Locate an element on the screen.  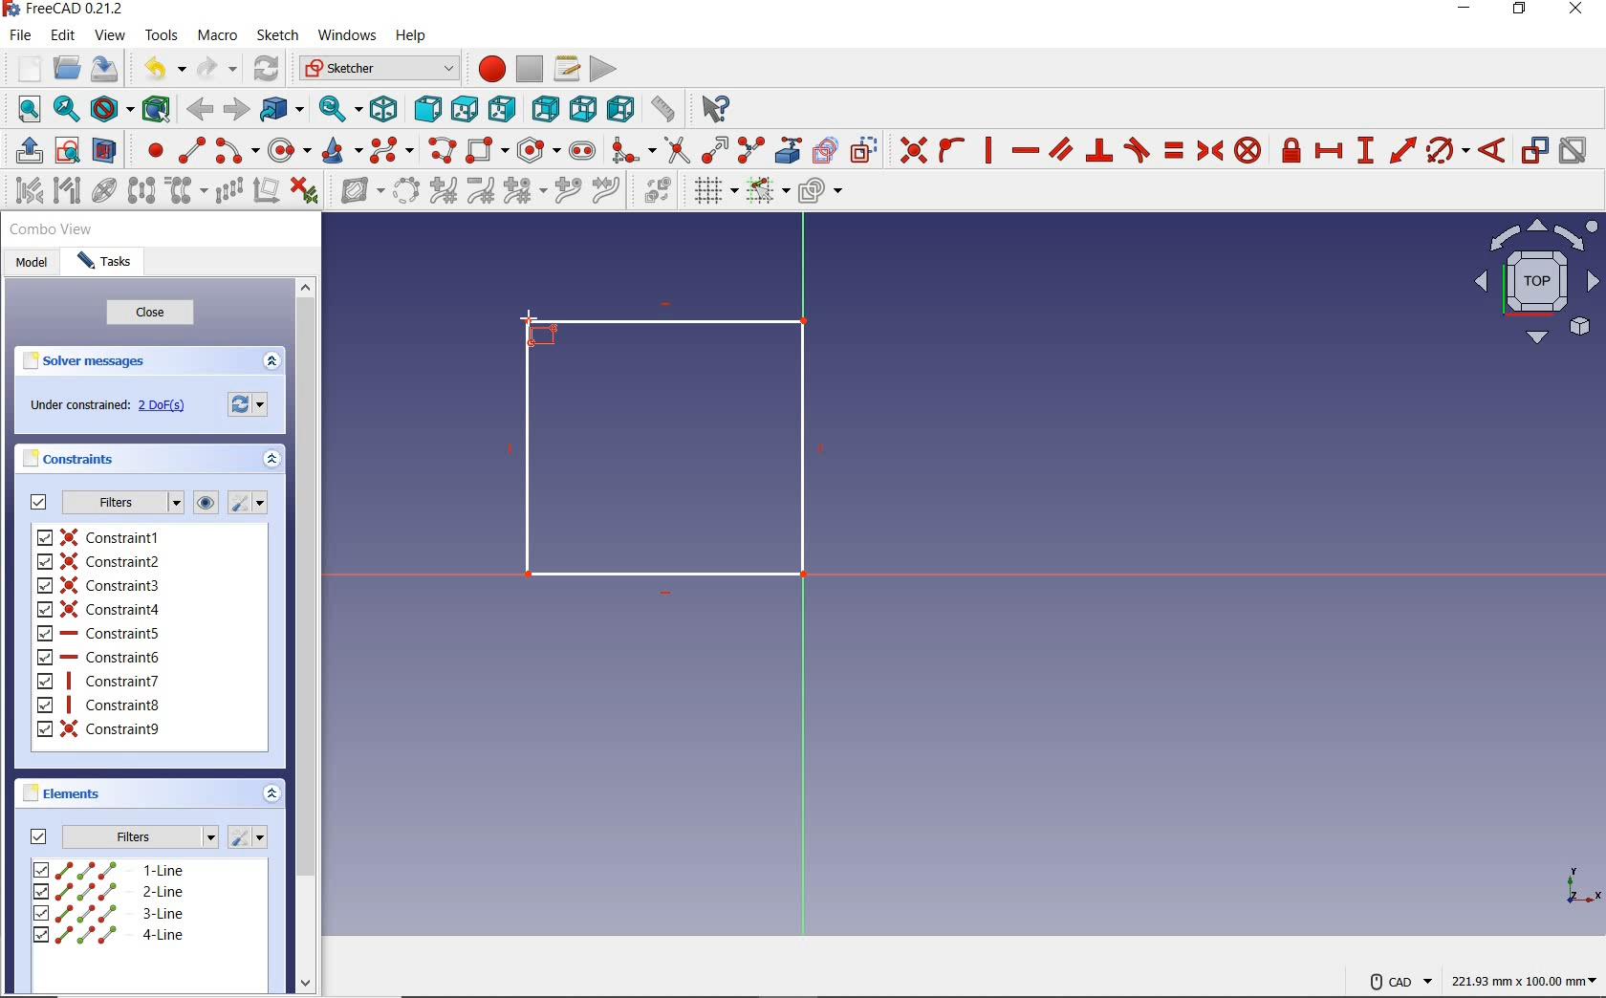
create point is located at coordinates (148, 150).